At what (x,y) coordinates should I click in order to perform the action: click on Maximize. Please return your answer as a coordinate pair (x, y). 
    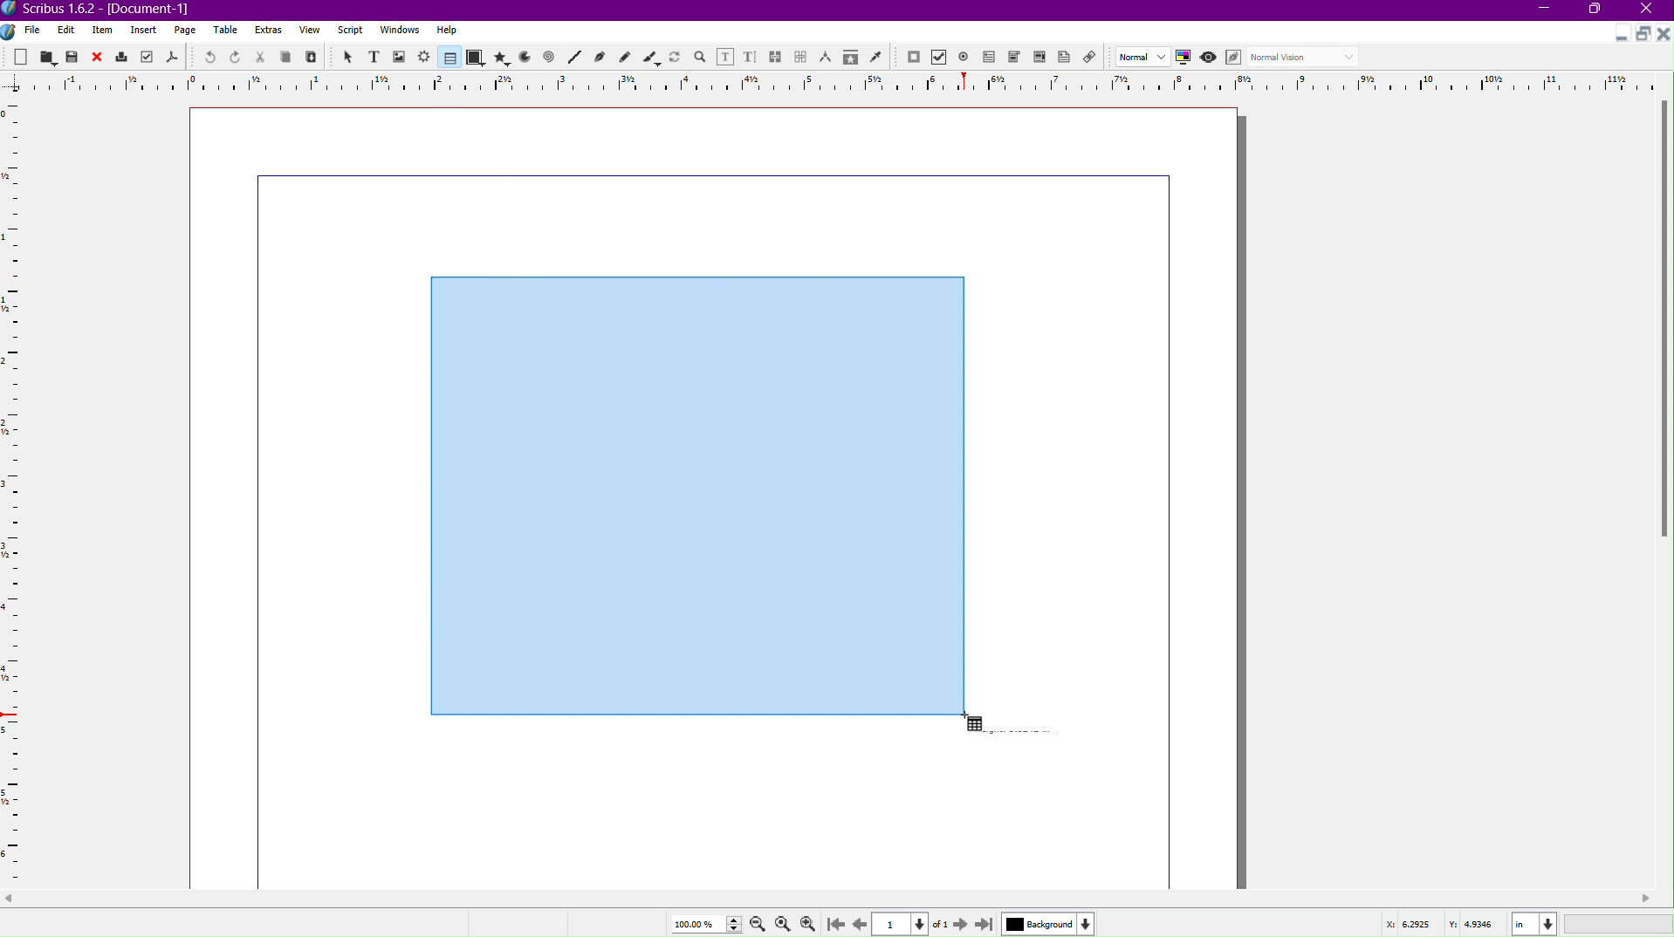
    Looking at the image, I should click on (1598, 11).